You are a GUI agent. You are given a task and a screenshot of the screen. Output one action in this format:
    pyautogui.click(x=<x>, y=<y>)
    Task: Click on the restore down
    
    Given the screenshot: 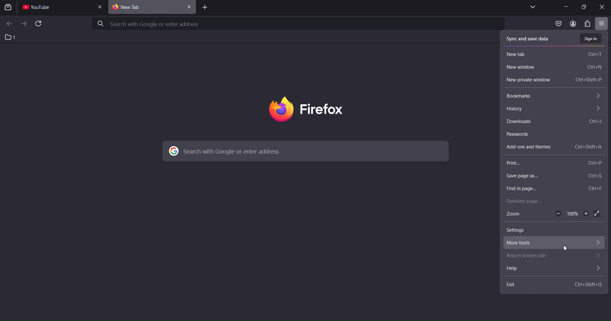 What is the action you would take?
    pyautogui.click(x=585, y=7)
    